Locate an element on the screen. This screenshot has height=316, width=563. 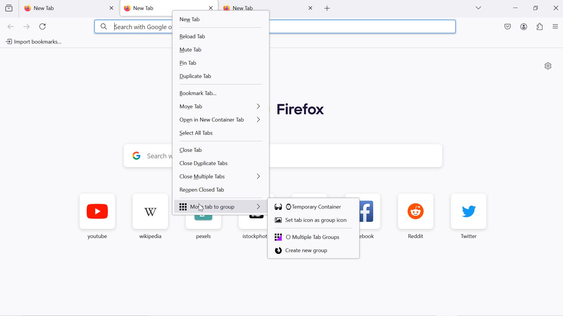
3 kearch with Google or enter address is located at coordinates (132, 26).